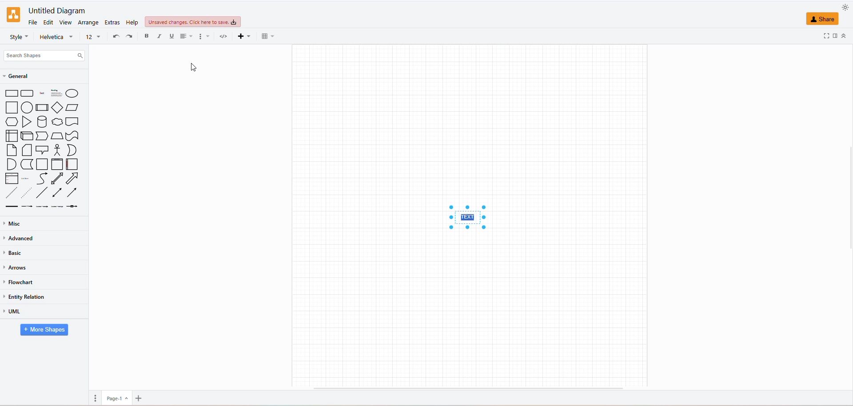 This screenshot has width=853, height=406. What do you see at coordinates (187, 37) in the screenshot?
I see `align` at bounding box center [187, 37].